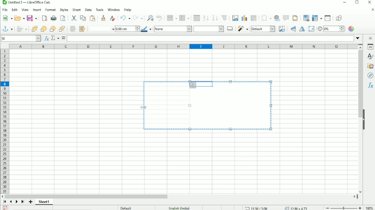  Describe the element at coordinates (370, 66) in the screenshot. I see `Gallery` at that location.